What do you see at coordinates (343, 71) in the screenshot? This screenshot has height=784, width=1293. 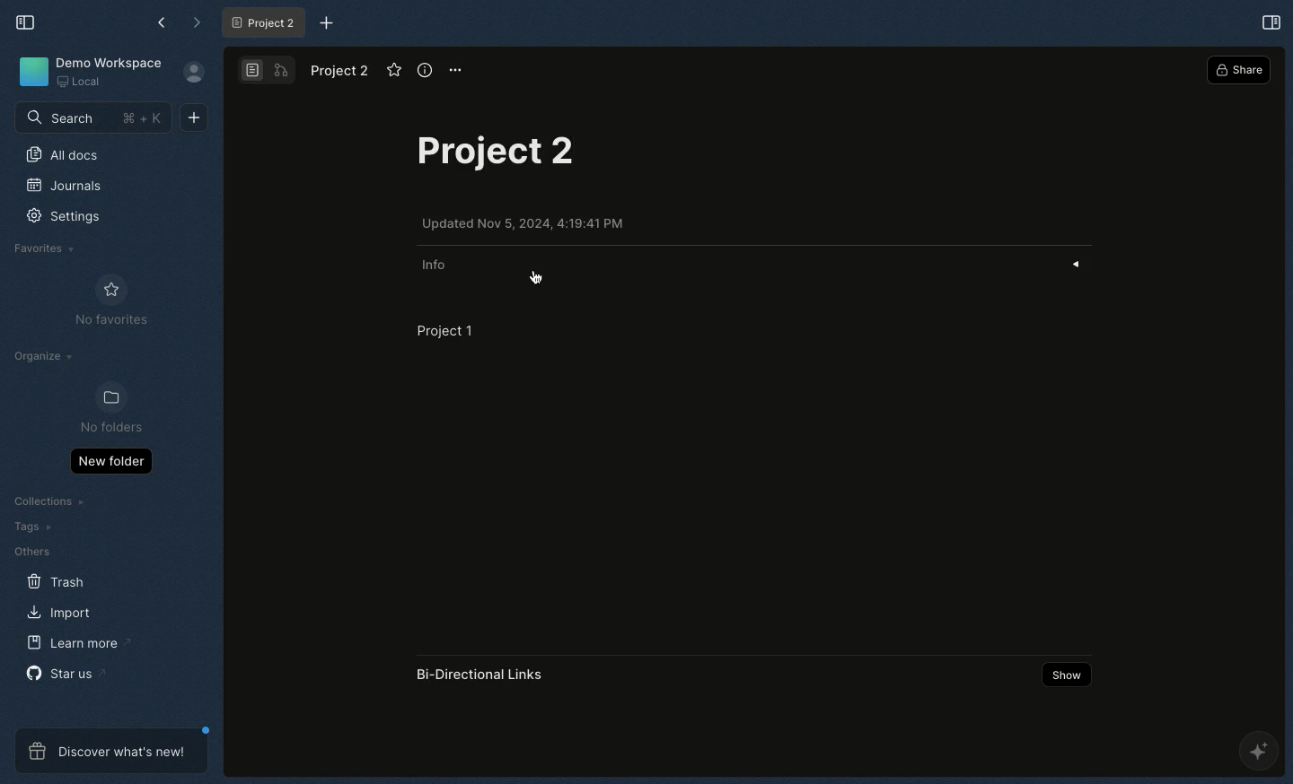 I see `Project name` at bounding box center [343, 71].